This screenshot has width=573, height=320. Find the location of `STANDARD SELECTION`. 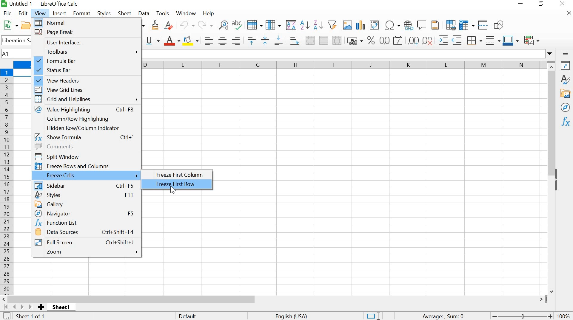

STANDARD SELECTION is located at coordinates (373, 316).